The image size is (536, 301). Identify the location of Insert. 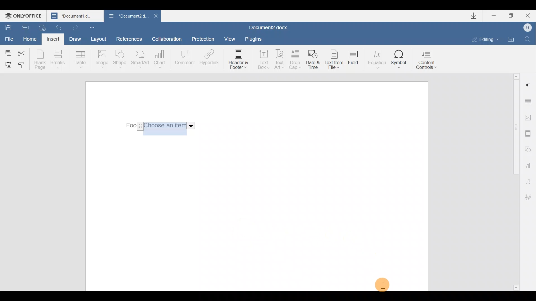
(54, 40).